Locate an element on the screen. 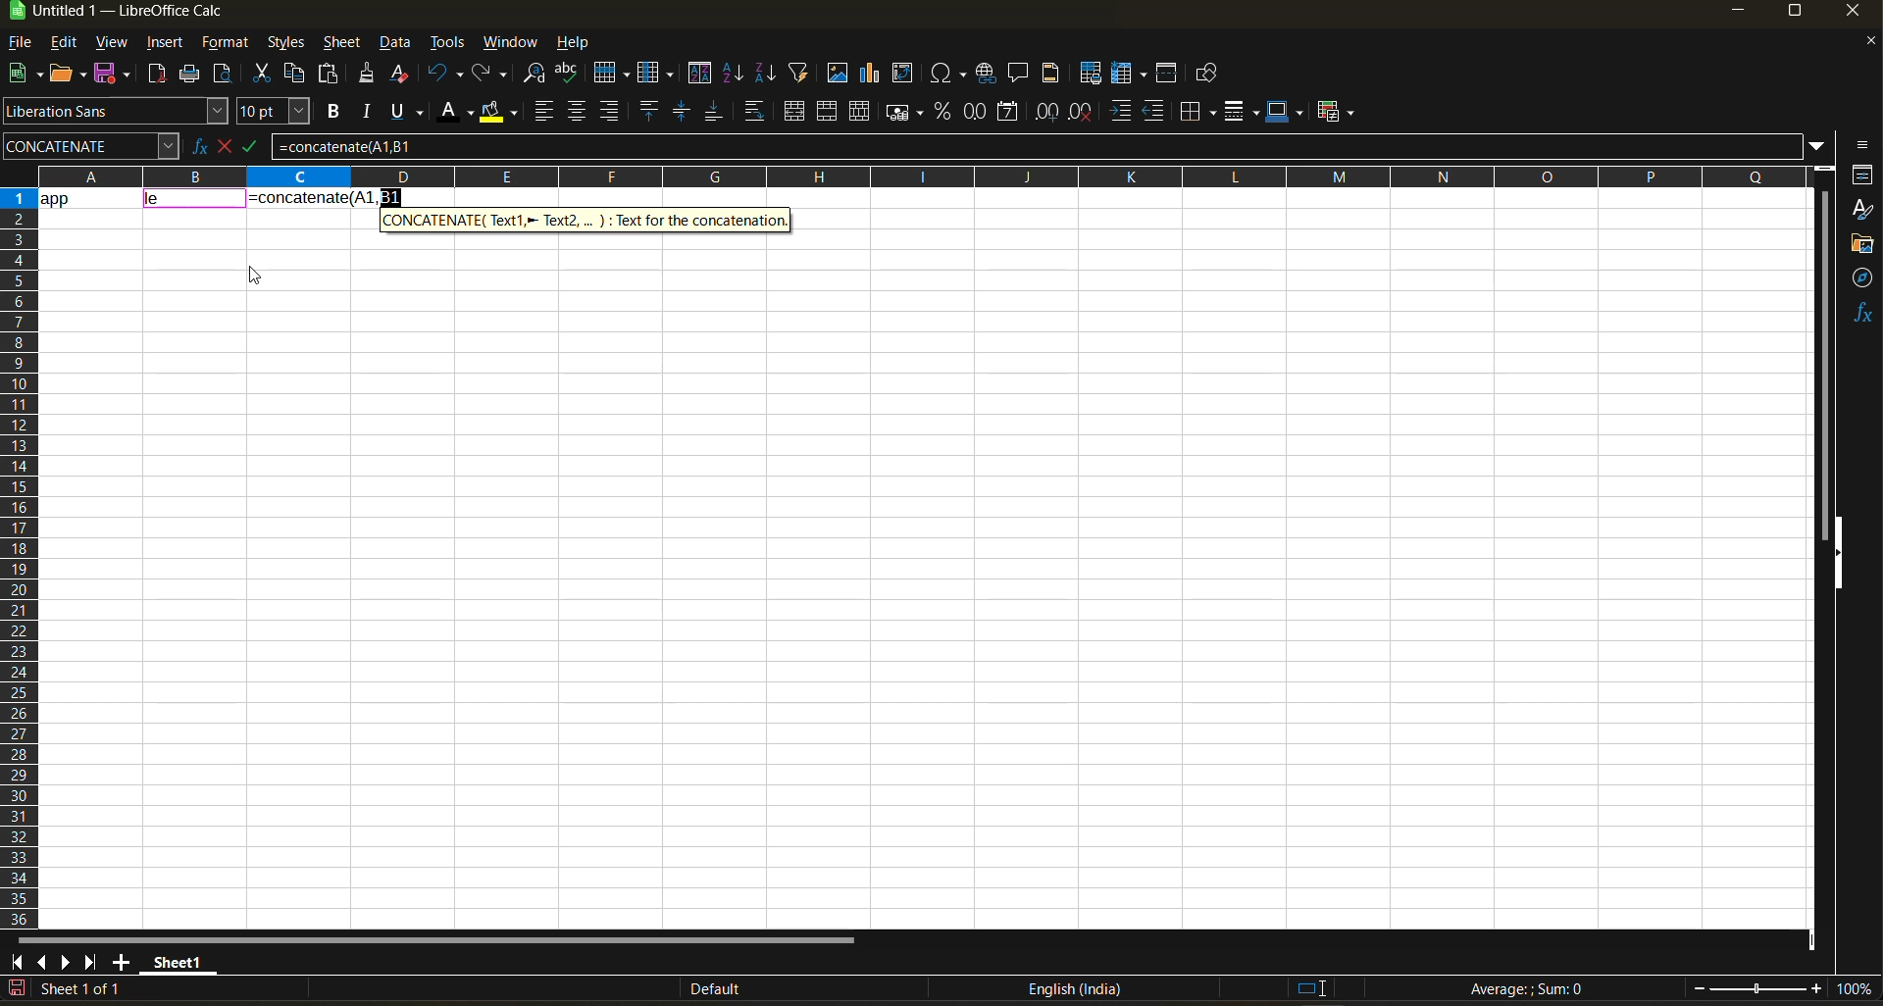  insert chart is located at coordinates (871, 73).